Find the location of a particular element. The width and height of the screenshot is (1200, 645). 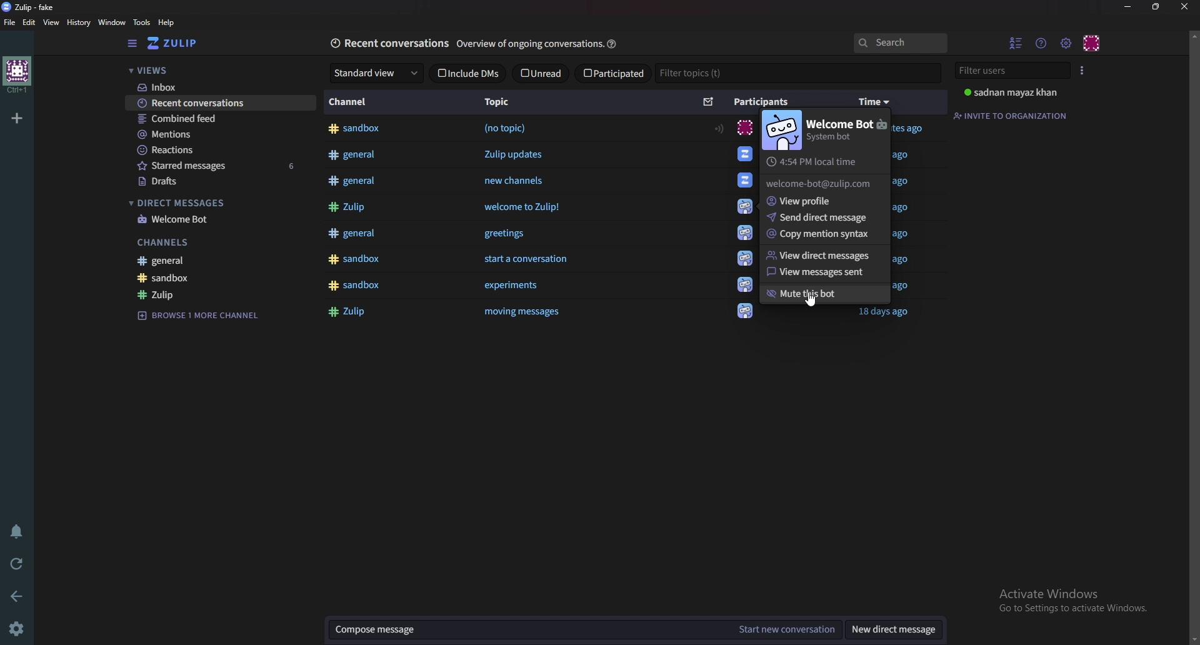

close is located at coordinates (1184, 6).